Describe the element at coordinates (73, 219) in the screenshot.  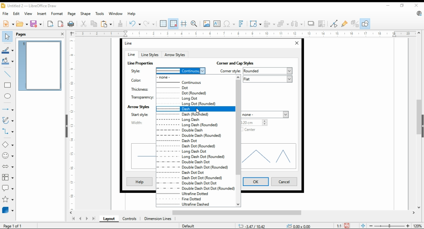
I see `first page` at that location.